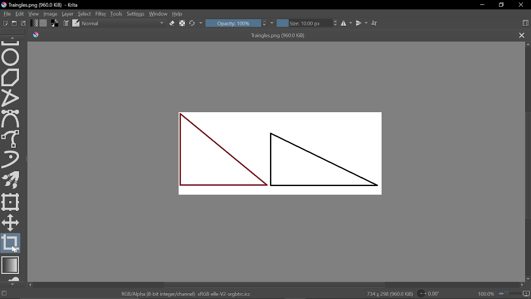  I want to click on Move a layer, so click(10, 222).